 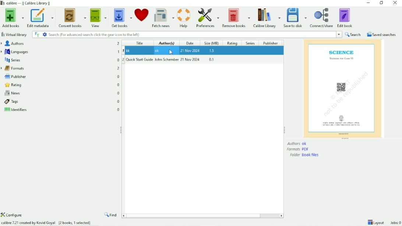 I want to click on Edit book, so click(x=345, y=18).